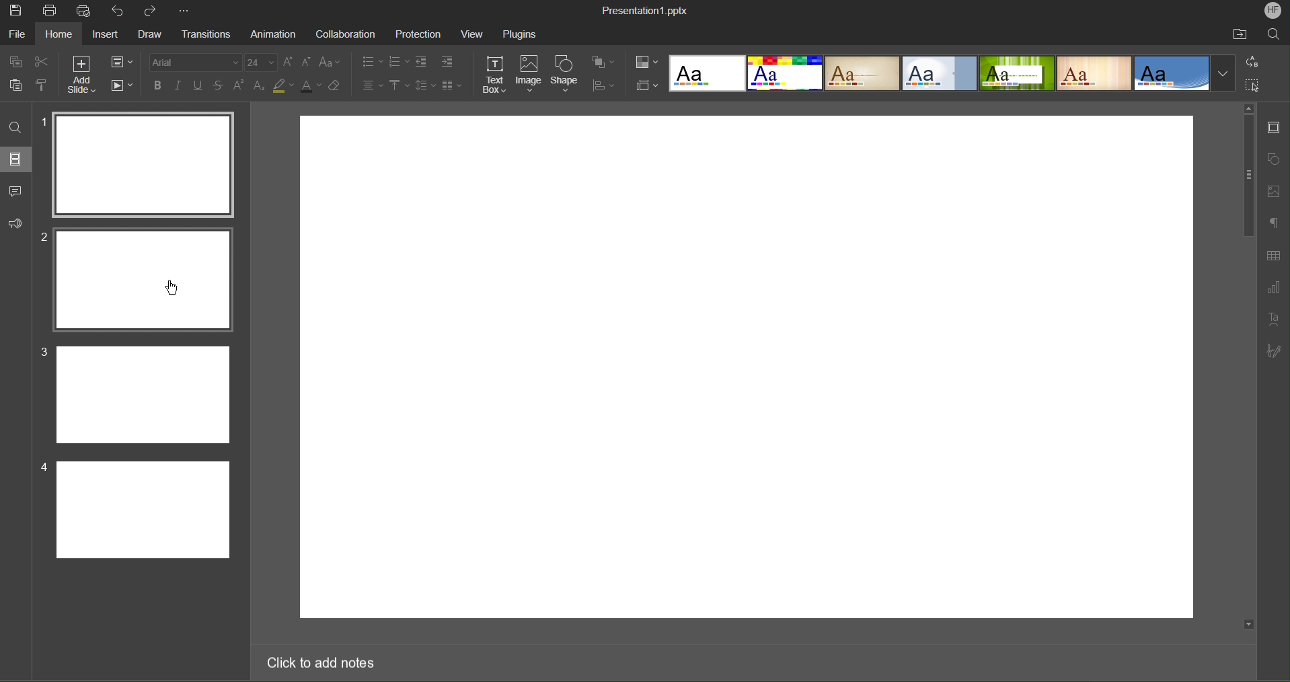 This screenshot has width=1290, height=682. What do you see at coordinates (1275, 191) in the screenshot?
I see `Image Settings` at bounding box center [1275, 191].